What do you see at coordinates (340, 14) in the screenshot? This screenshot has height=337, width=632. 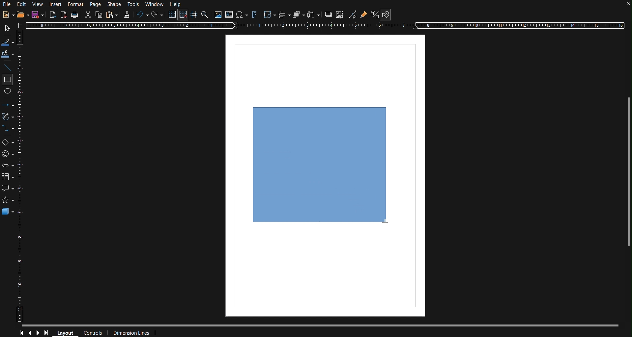 I see `Crop Images` at bounding box center [340, 14].